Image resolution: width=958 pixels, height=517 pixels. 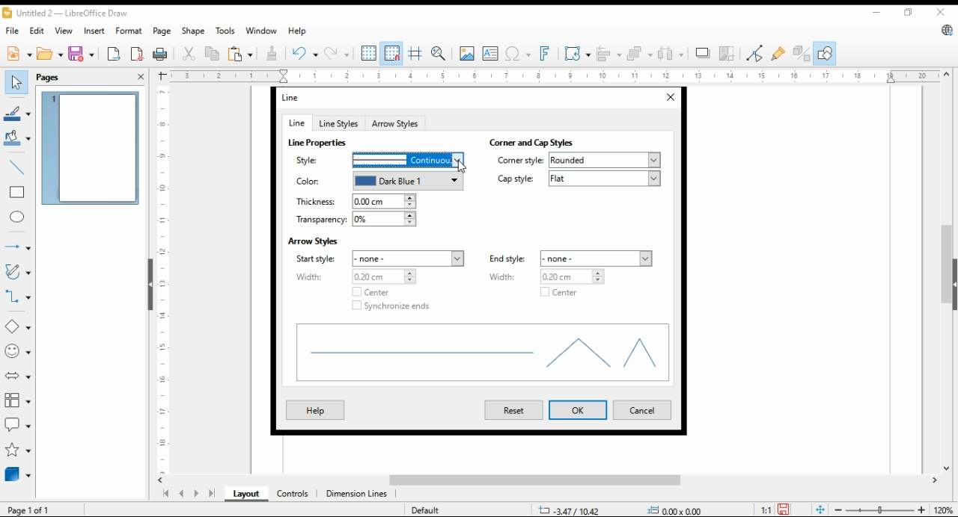 What do you see at coordinates (579, 160) in the screenshot?
I see `corner style` at bounding box center [579, 160].